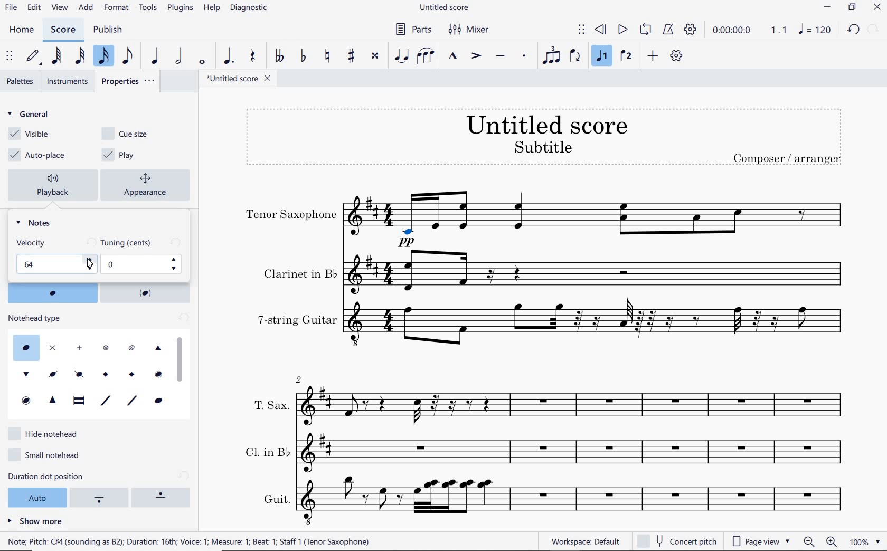  I want to click on show more, so click(35, 520).